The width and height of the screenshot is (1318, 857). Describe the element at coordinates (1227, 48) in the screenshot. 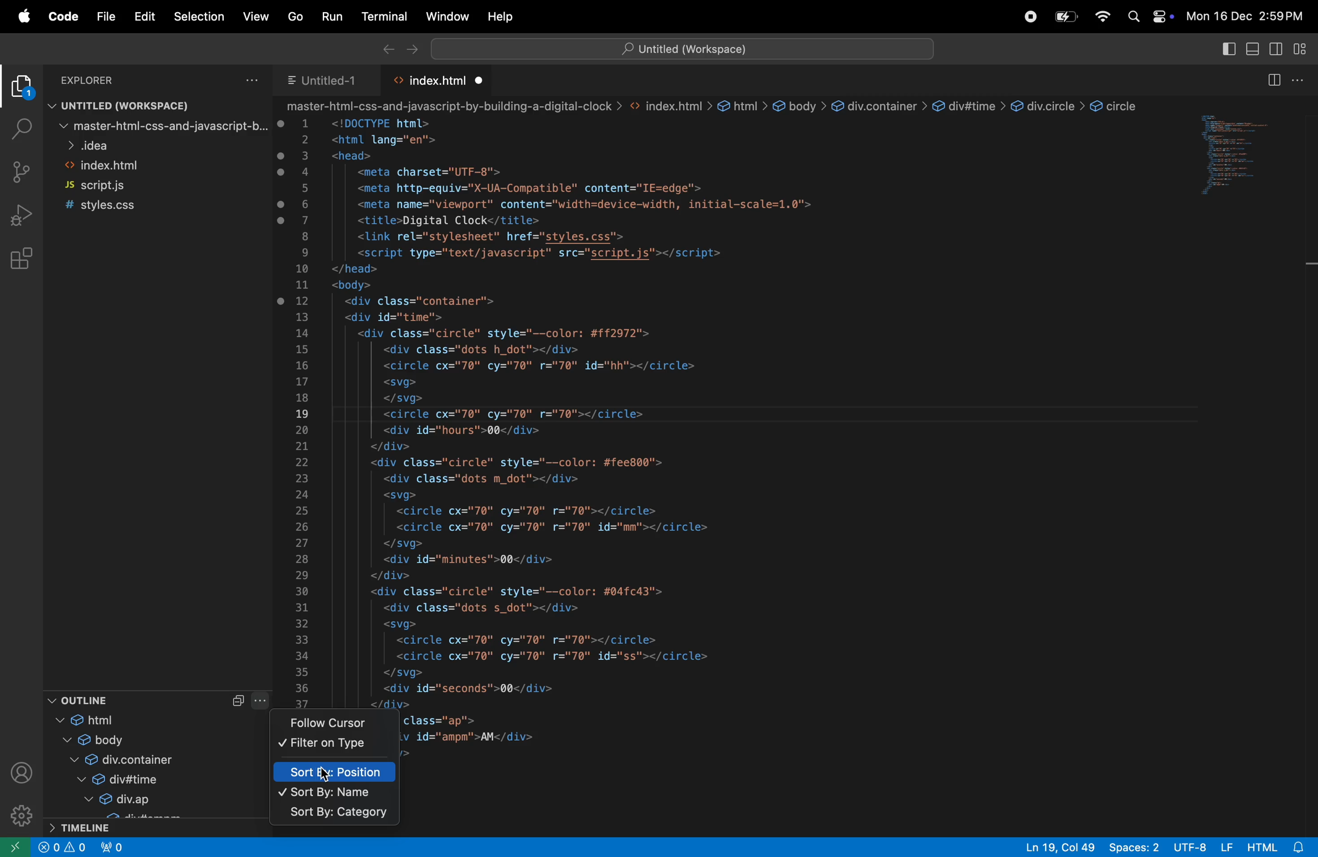

I see `toggle primary side bar` at that location.